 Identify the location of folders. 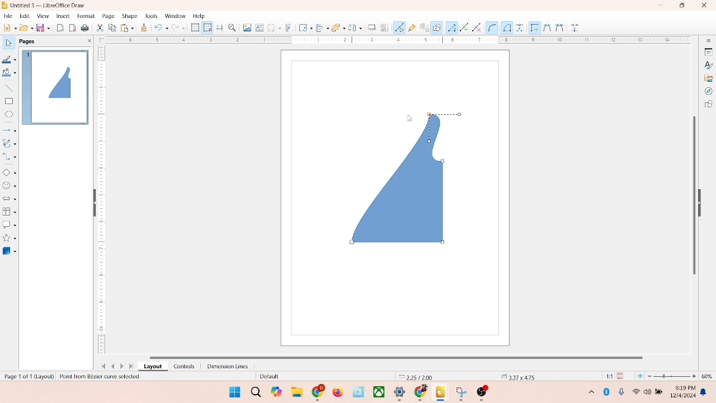
(296, 391).